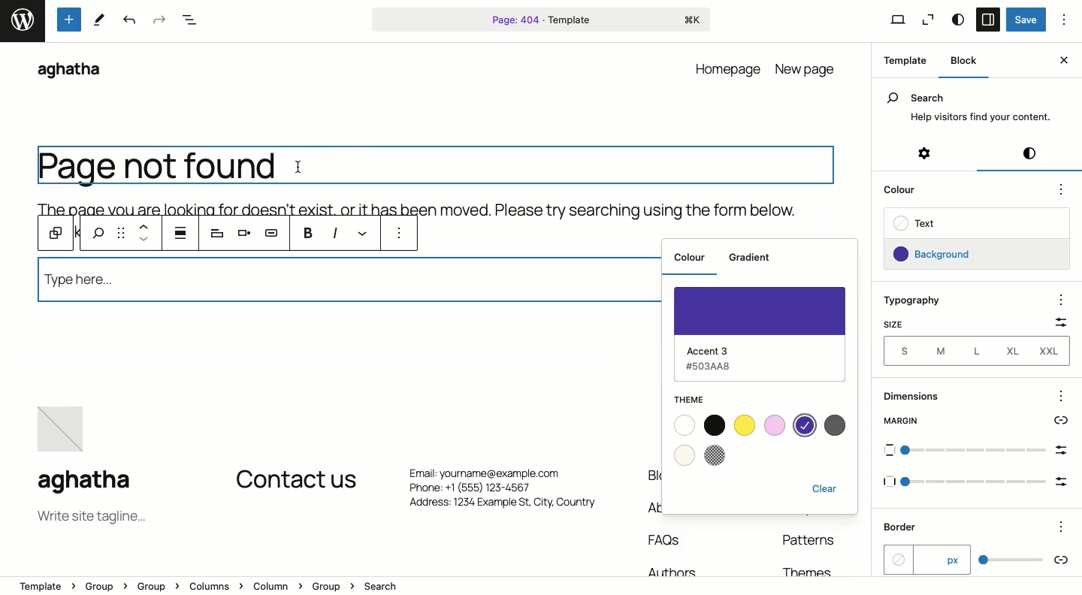  I want to click on Text, so click(913, 222).